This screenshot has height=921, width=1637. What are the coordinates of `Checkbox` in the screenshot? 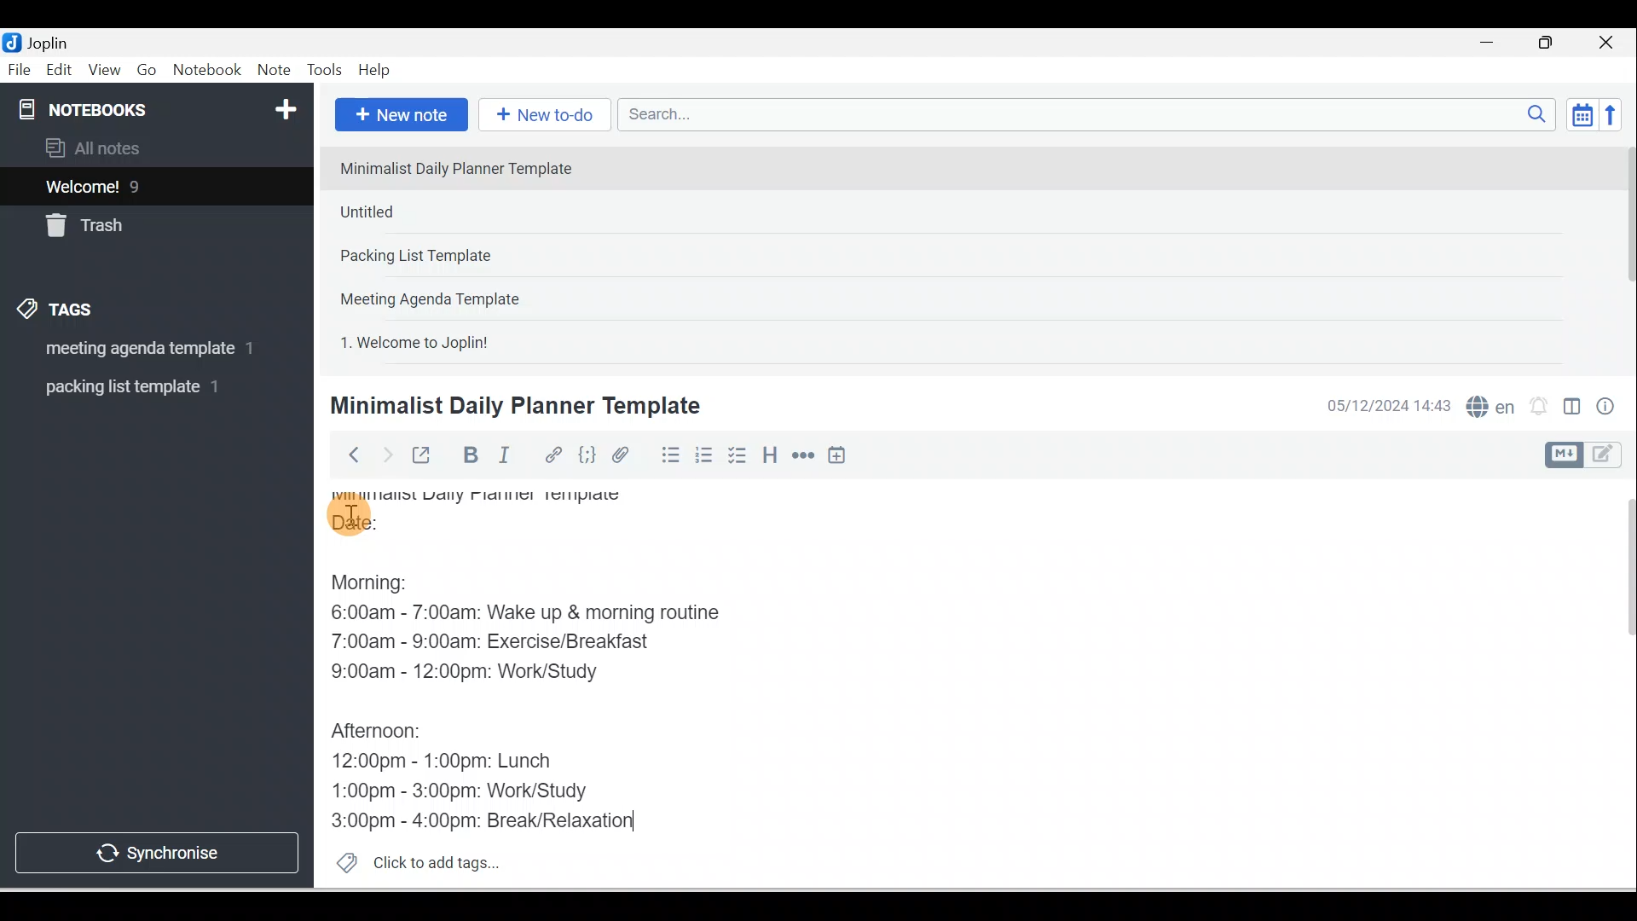 It's located at (736, 455).